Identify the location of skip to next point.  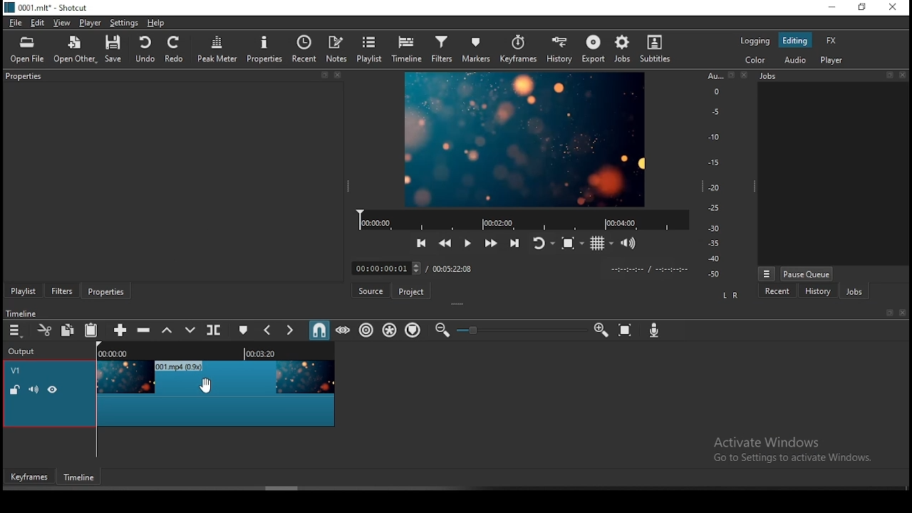
(517, 242).